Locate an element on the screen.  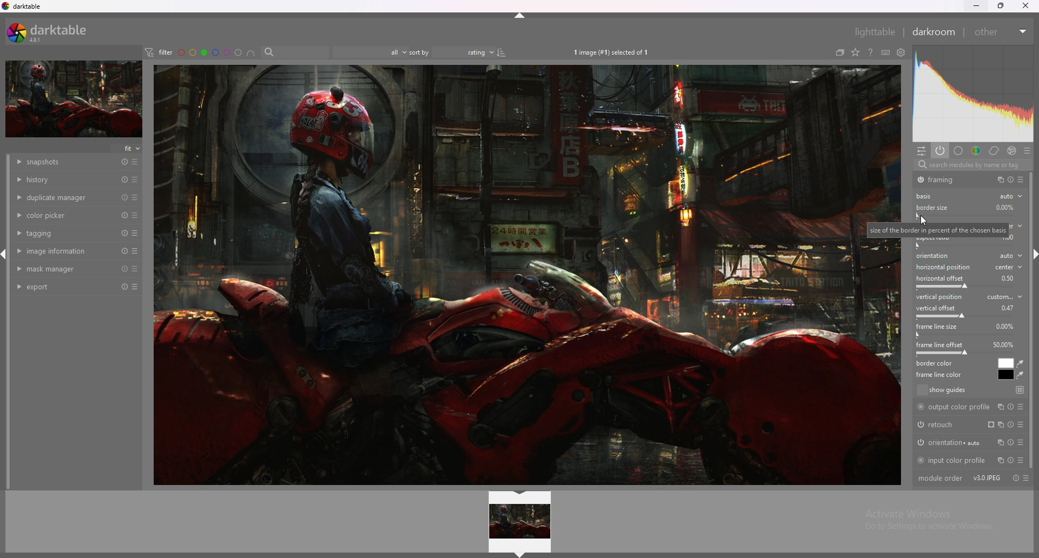
border color is located at coordinates (938, 363).